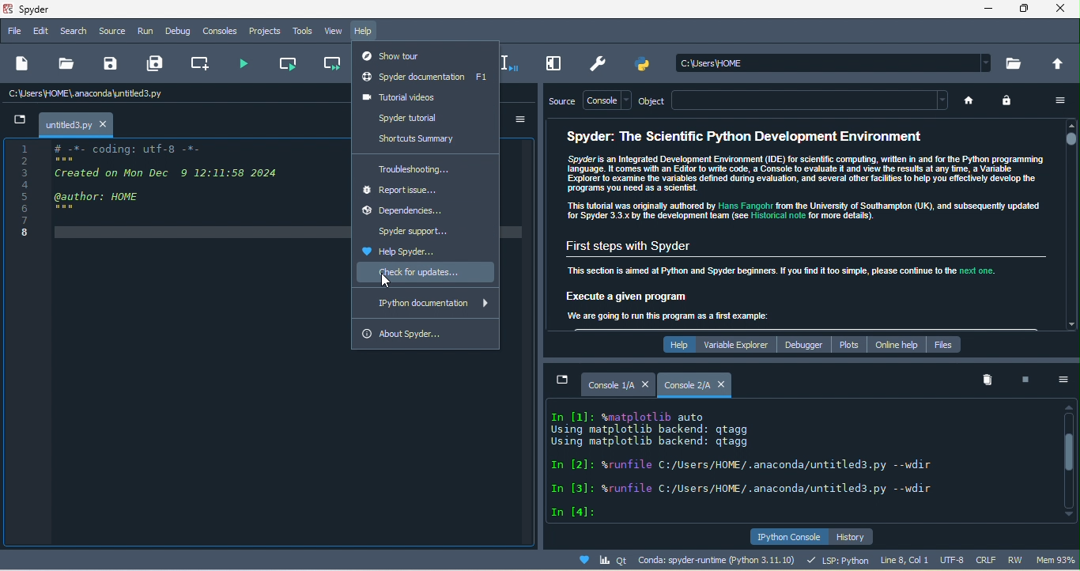 This screenshot has width=1080, height=571. I want to click on open, so click(65, 66).